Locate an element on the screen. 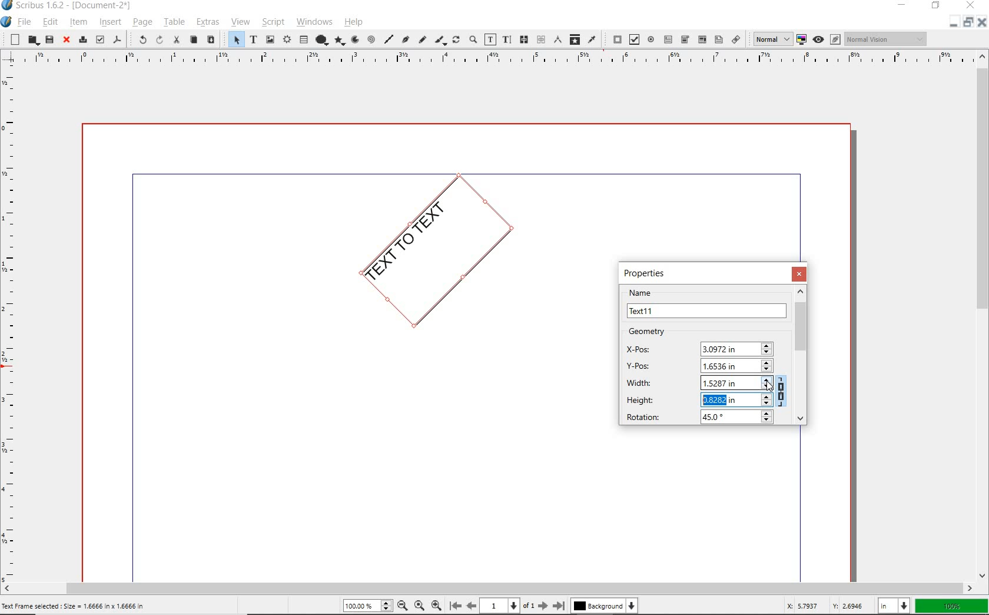 The width and height of the screenshot is (989, 615). text frame is located at coordinates (253, 40).